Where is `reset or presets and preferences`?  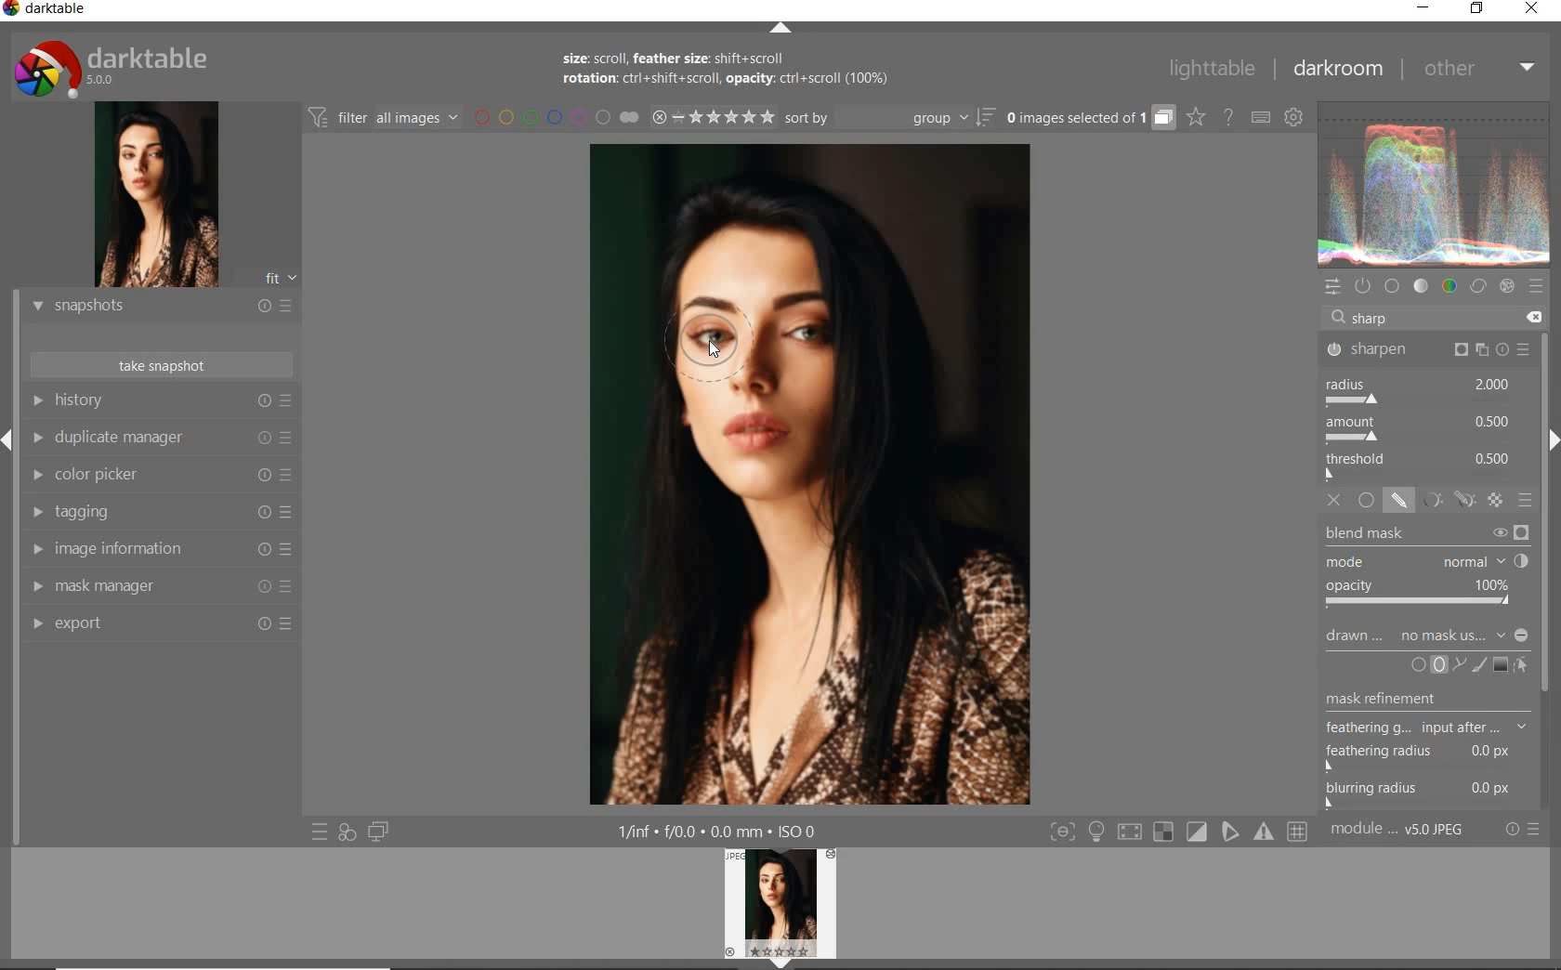
reset or presets and preferences is located at coordinates (1523, 830).